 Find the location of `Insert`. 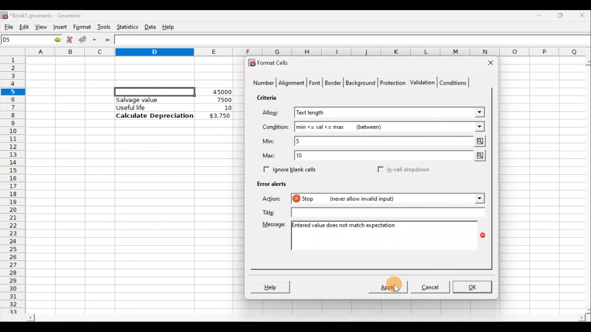

Insert is located at coordinates (59, 27).